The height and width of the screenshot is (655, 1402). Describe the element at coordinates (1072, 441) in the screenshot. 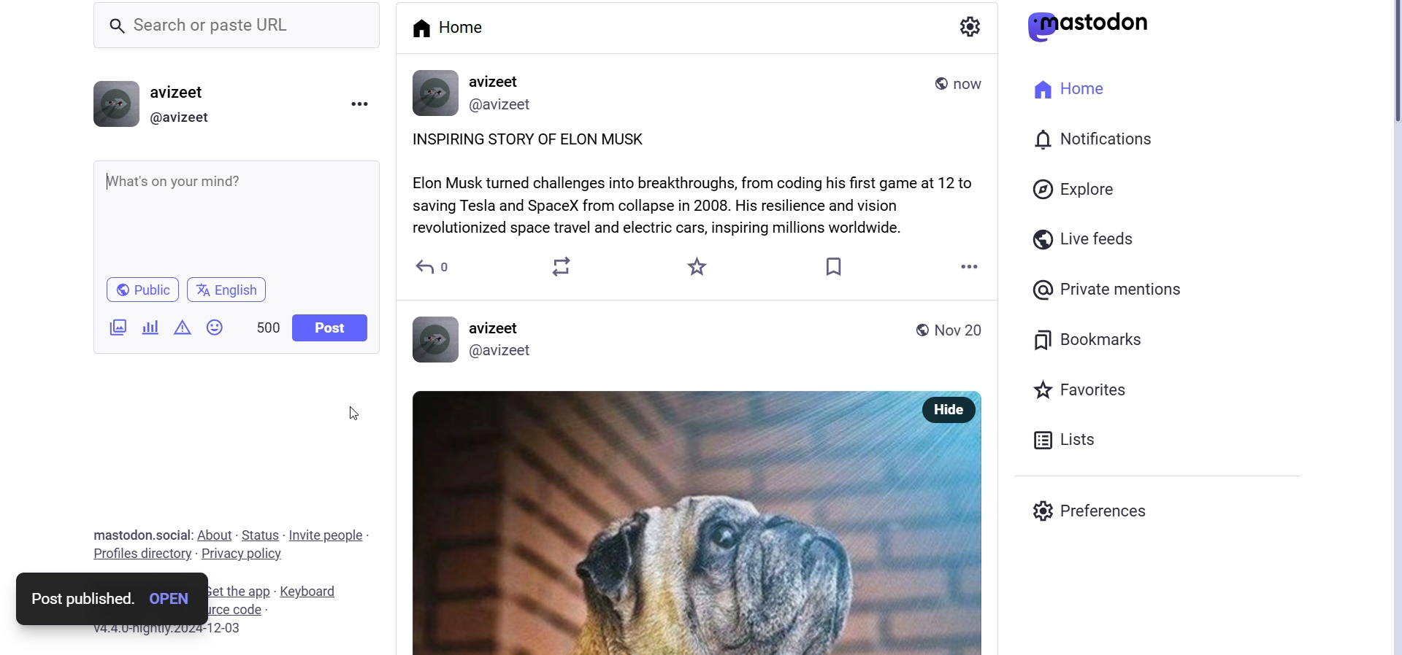

I see `Lists` at that location.